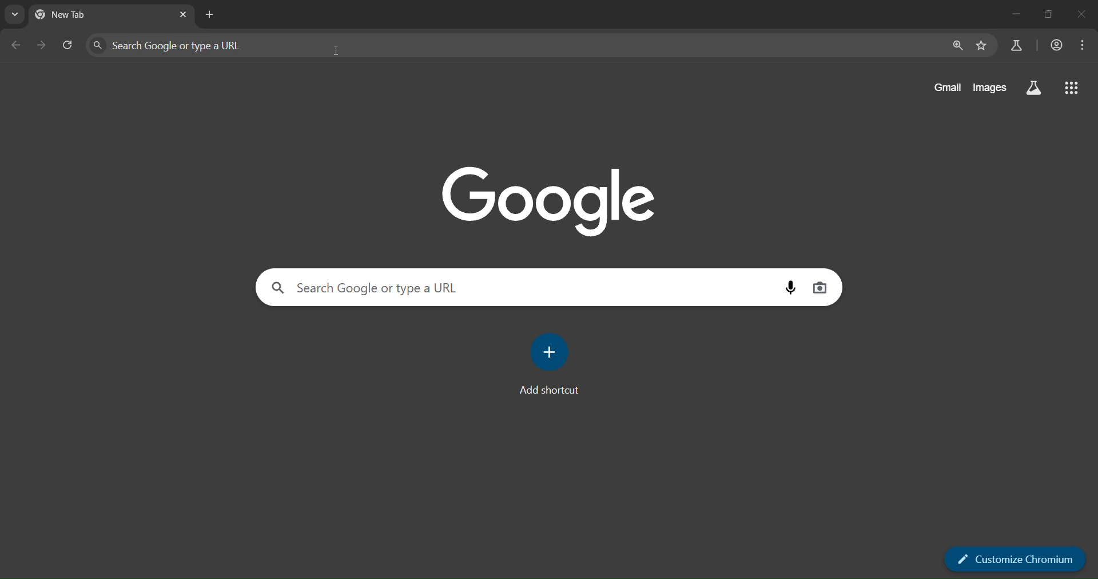 This screenshot has height=579, width=1098. Describe the element at coordinates (90, 14) in the screenshot. I see `current tab` at that location.